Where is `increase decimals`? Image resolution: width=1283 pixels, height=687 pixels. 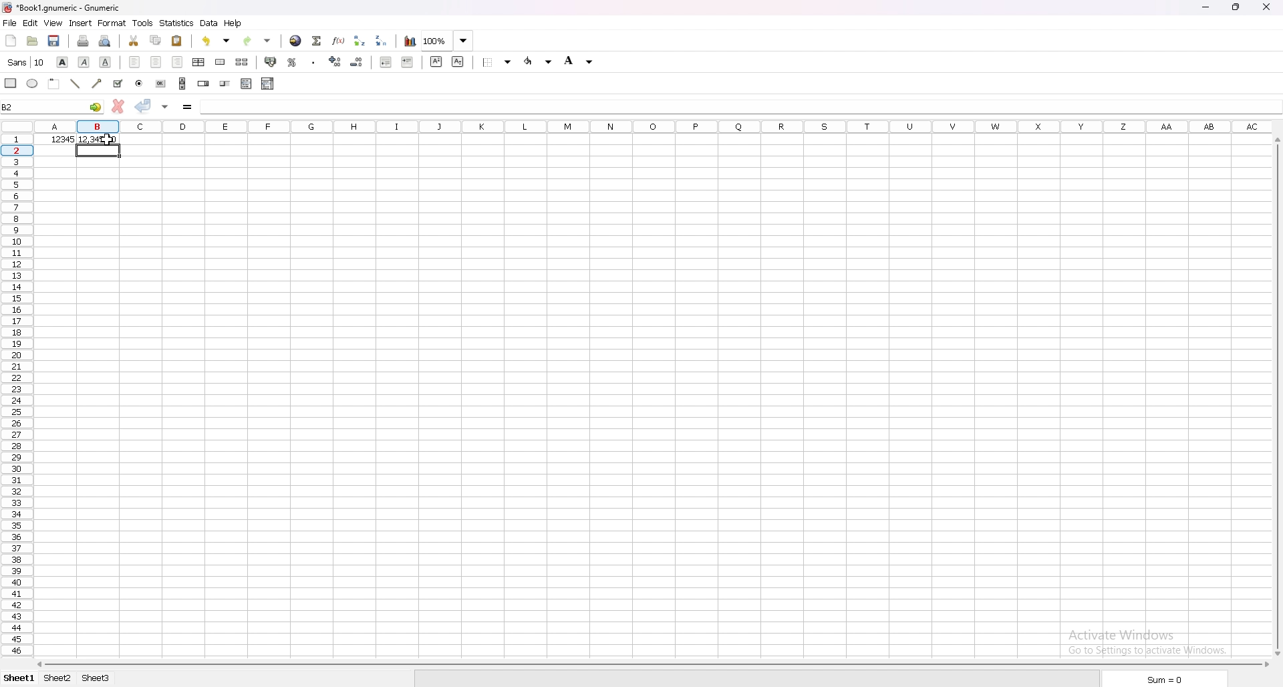 increase decimals is located at coordinates (337, 61).